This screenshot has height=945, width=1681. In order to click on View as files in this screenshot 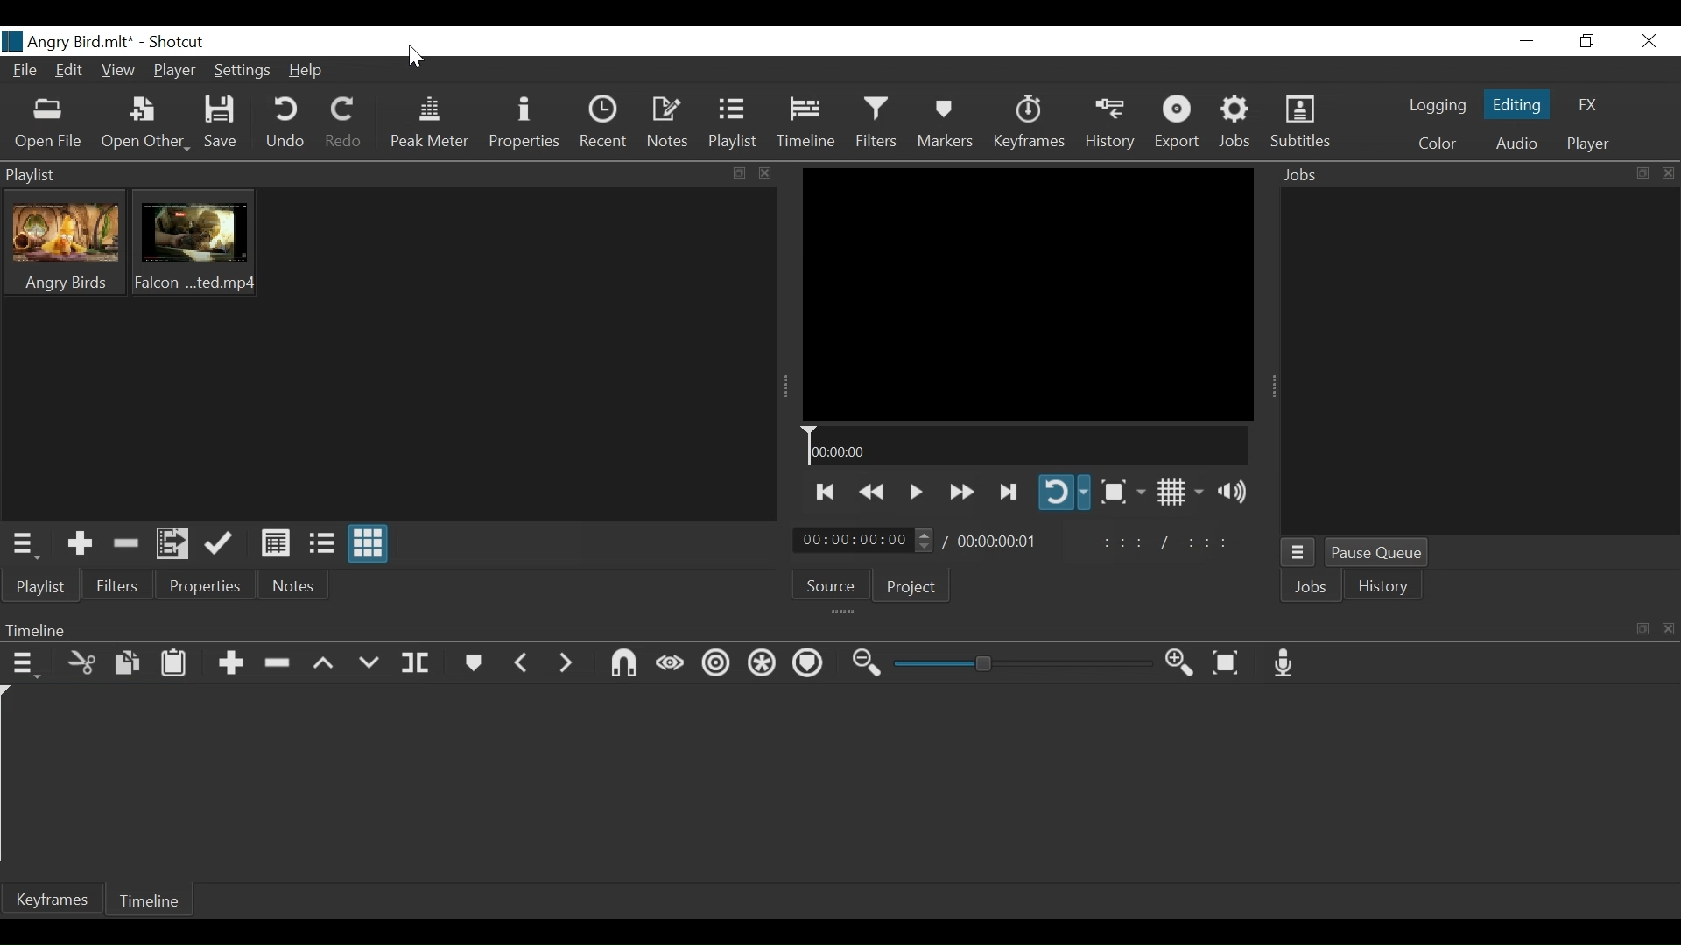, I will do `click(322, 545)`.